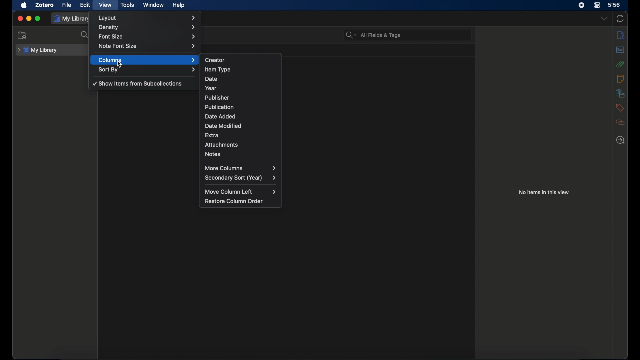  What do you see at coordinates (242, 69) in the screenshot?
I see `item type` at bounding box center [242, 69].